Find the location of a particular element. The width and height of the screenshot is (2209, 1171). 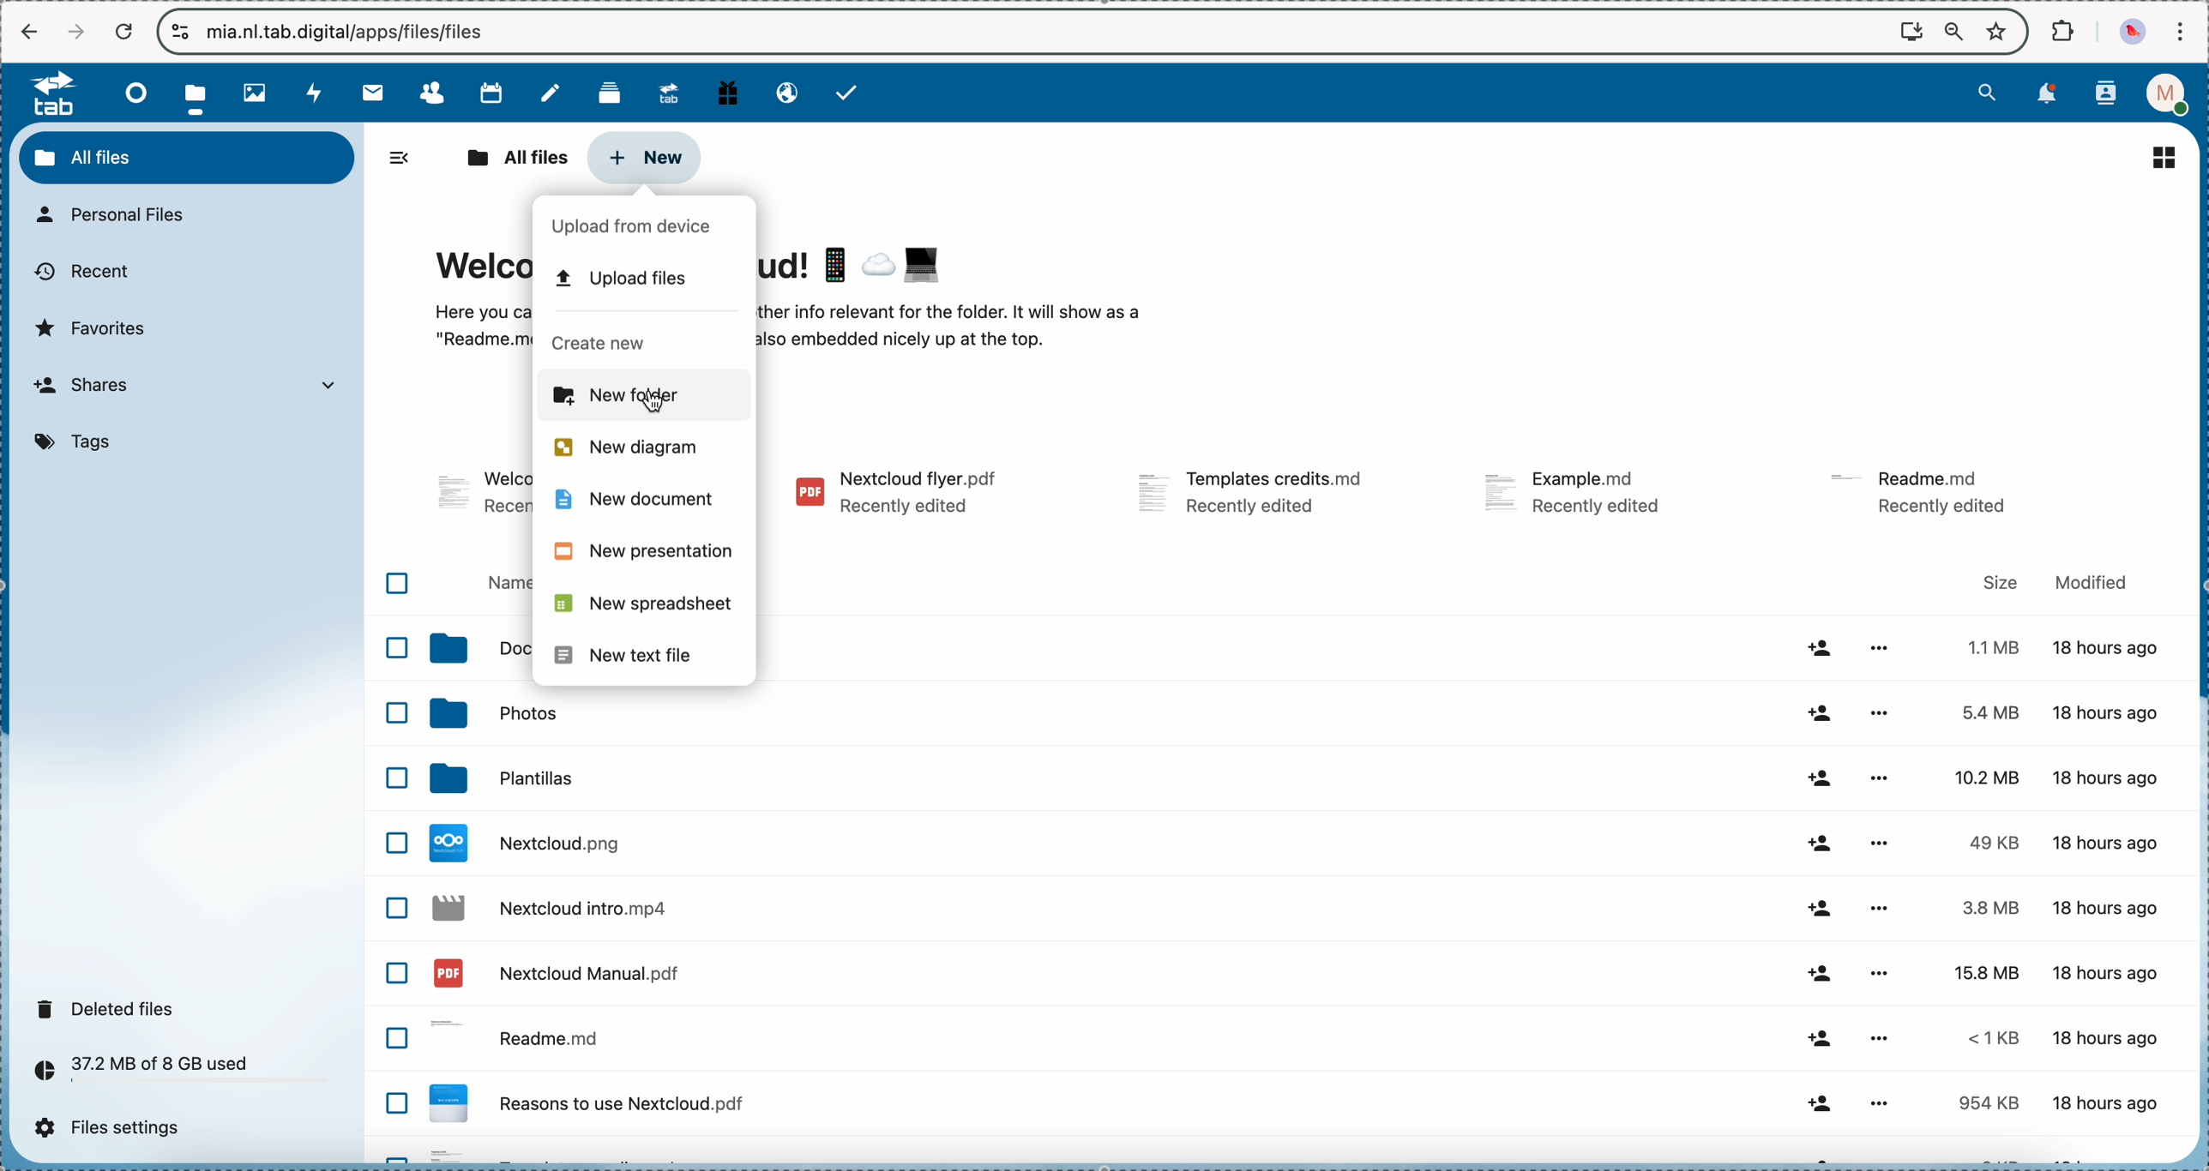

file is located at coordinates (1262, 493).